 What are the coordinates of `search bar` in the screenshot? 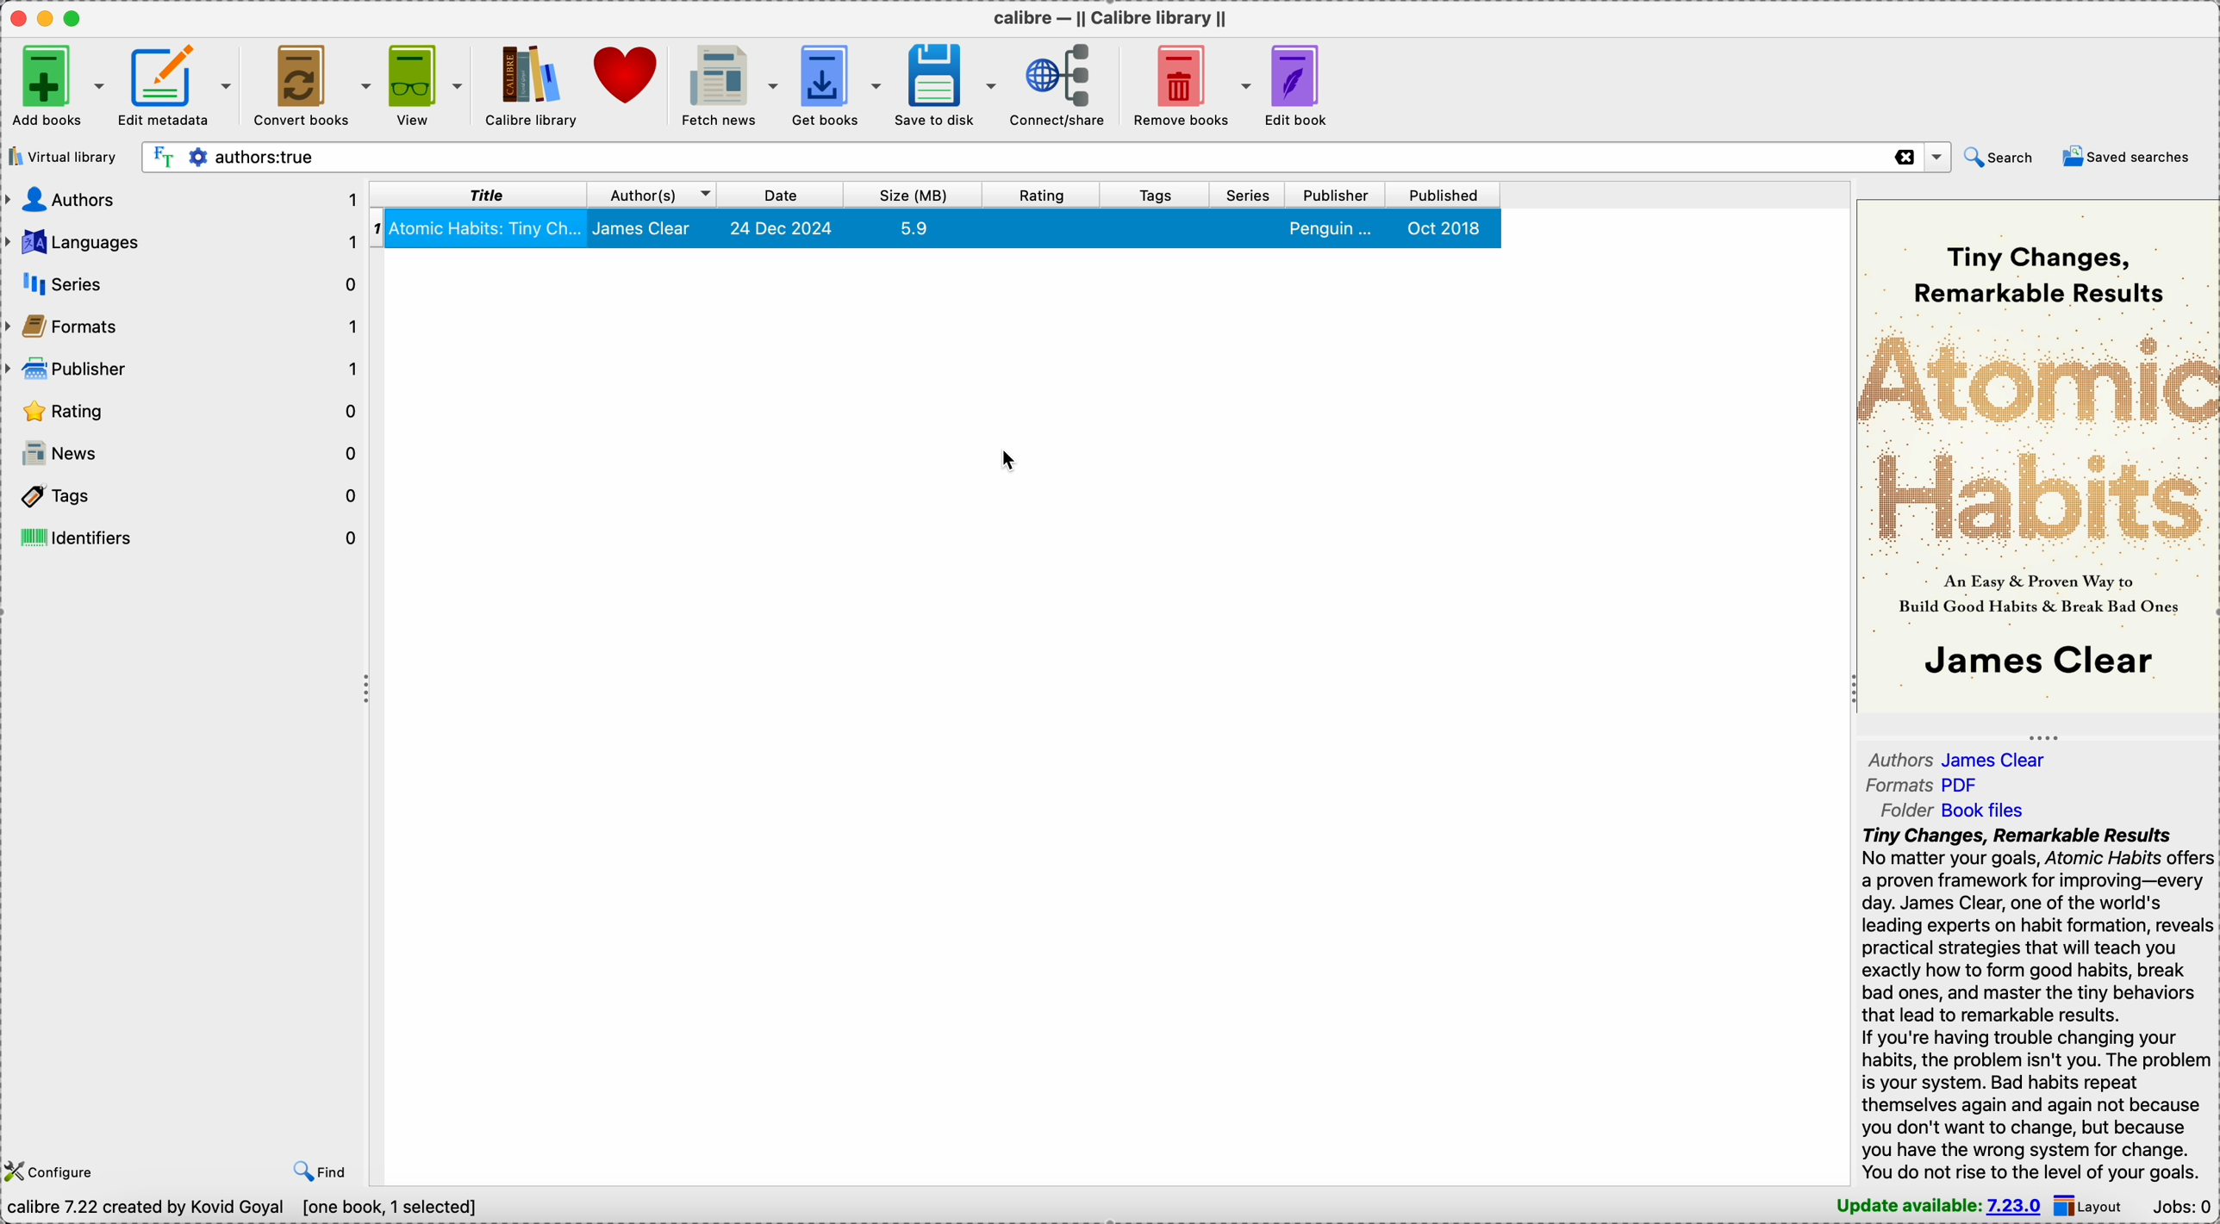 It's located at (1042, 157).